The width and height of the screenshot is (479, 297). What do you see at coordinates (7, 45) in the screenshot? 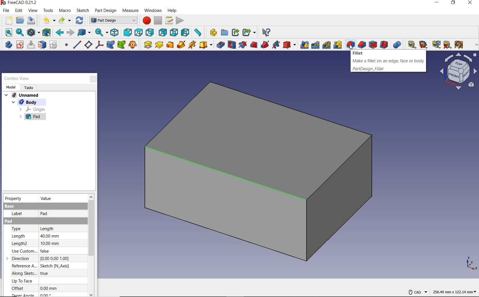
I see `create body` at bounding box center [7, 45].